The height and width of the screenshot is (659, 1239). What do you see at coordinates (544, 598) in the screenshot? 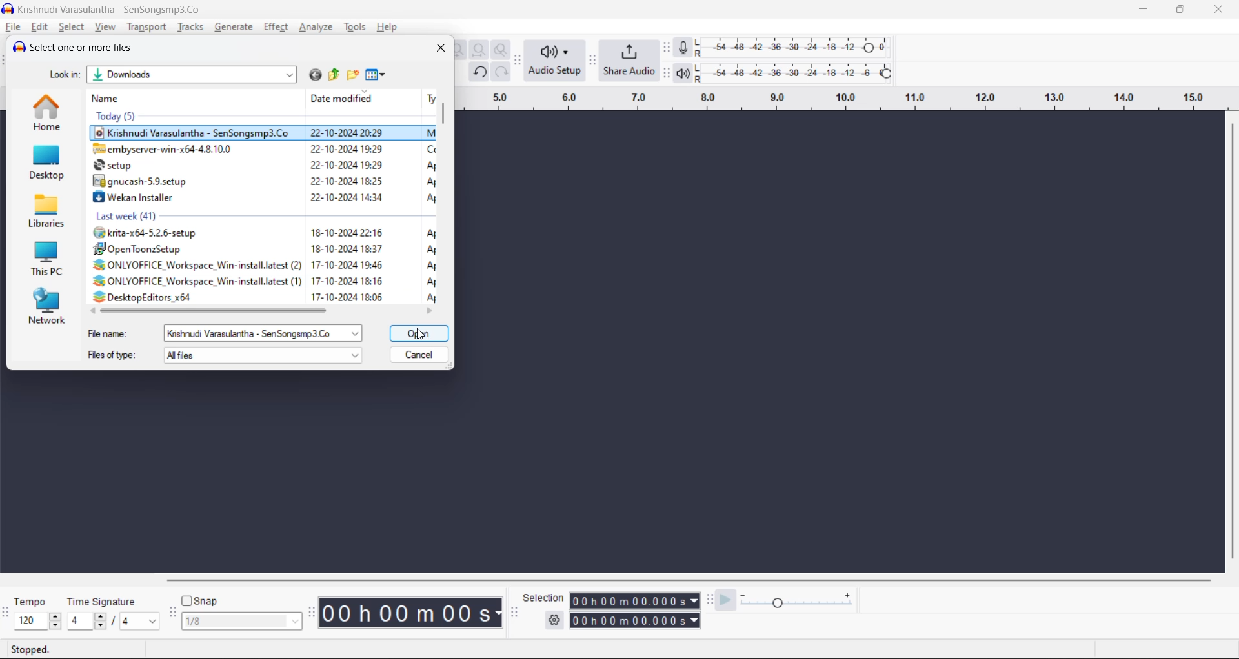
I see `selection` at bounding box center [544, 598].